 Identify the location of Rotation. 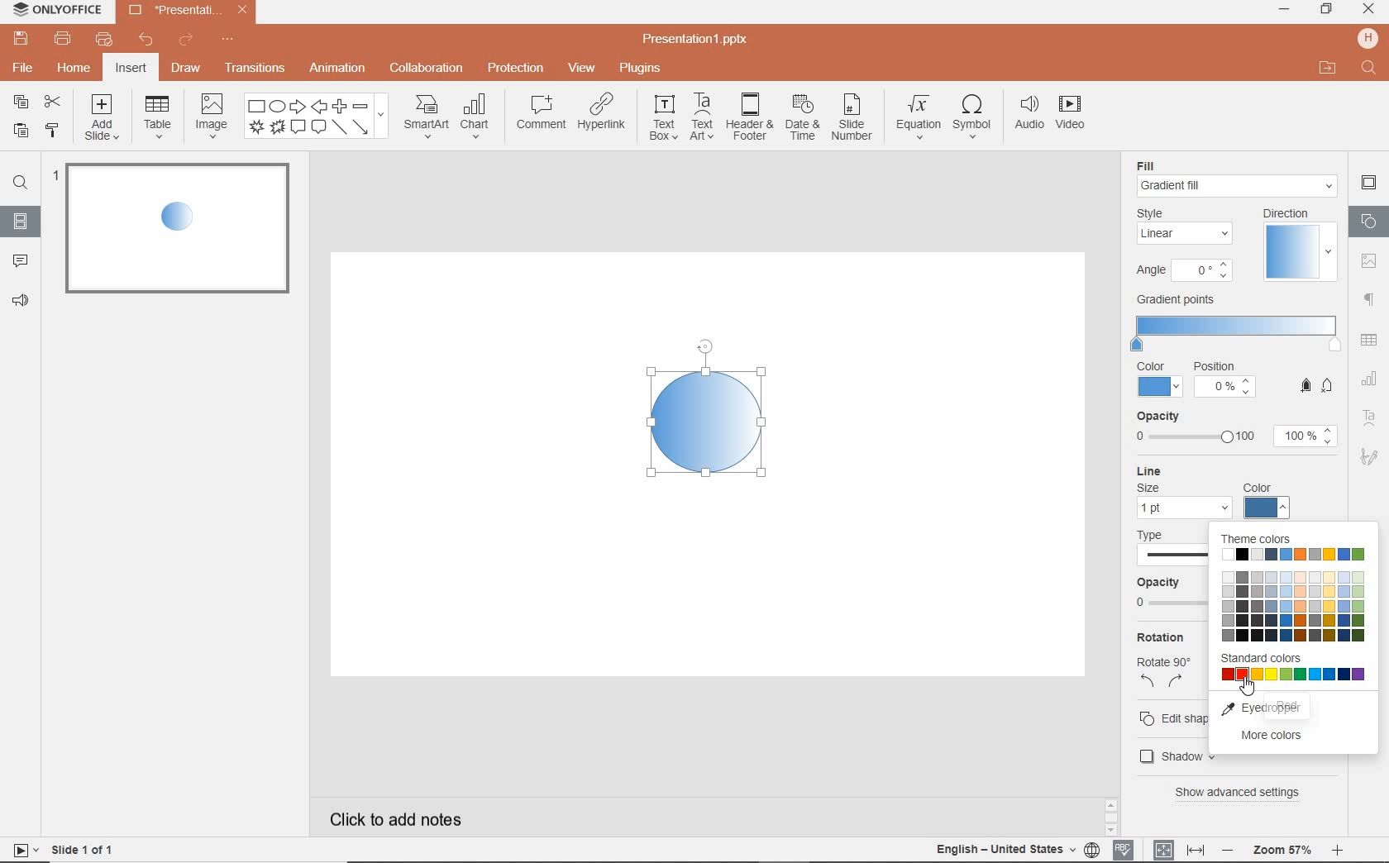
(1167, 637).